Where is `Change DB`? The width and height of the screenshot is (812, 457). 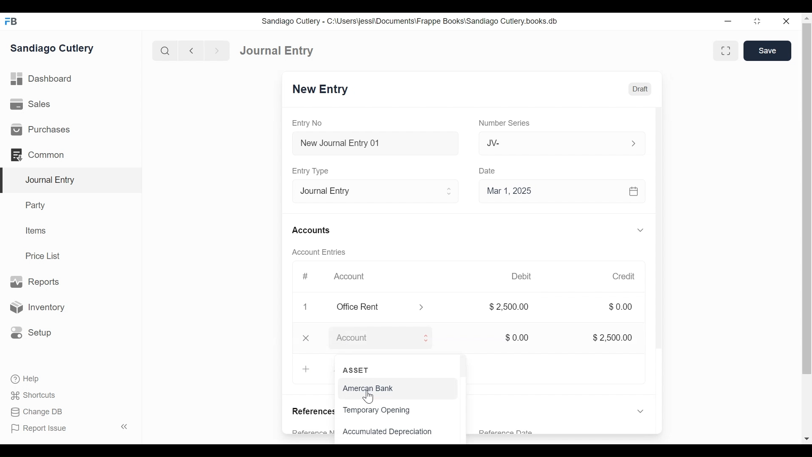 Change DB is located at coordinates (33, 413).